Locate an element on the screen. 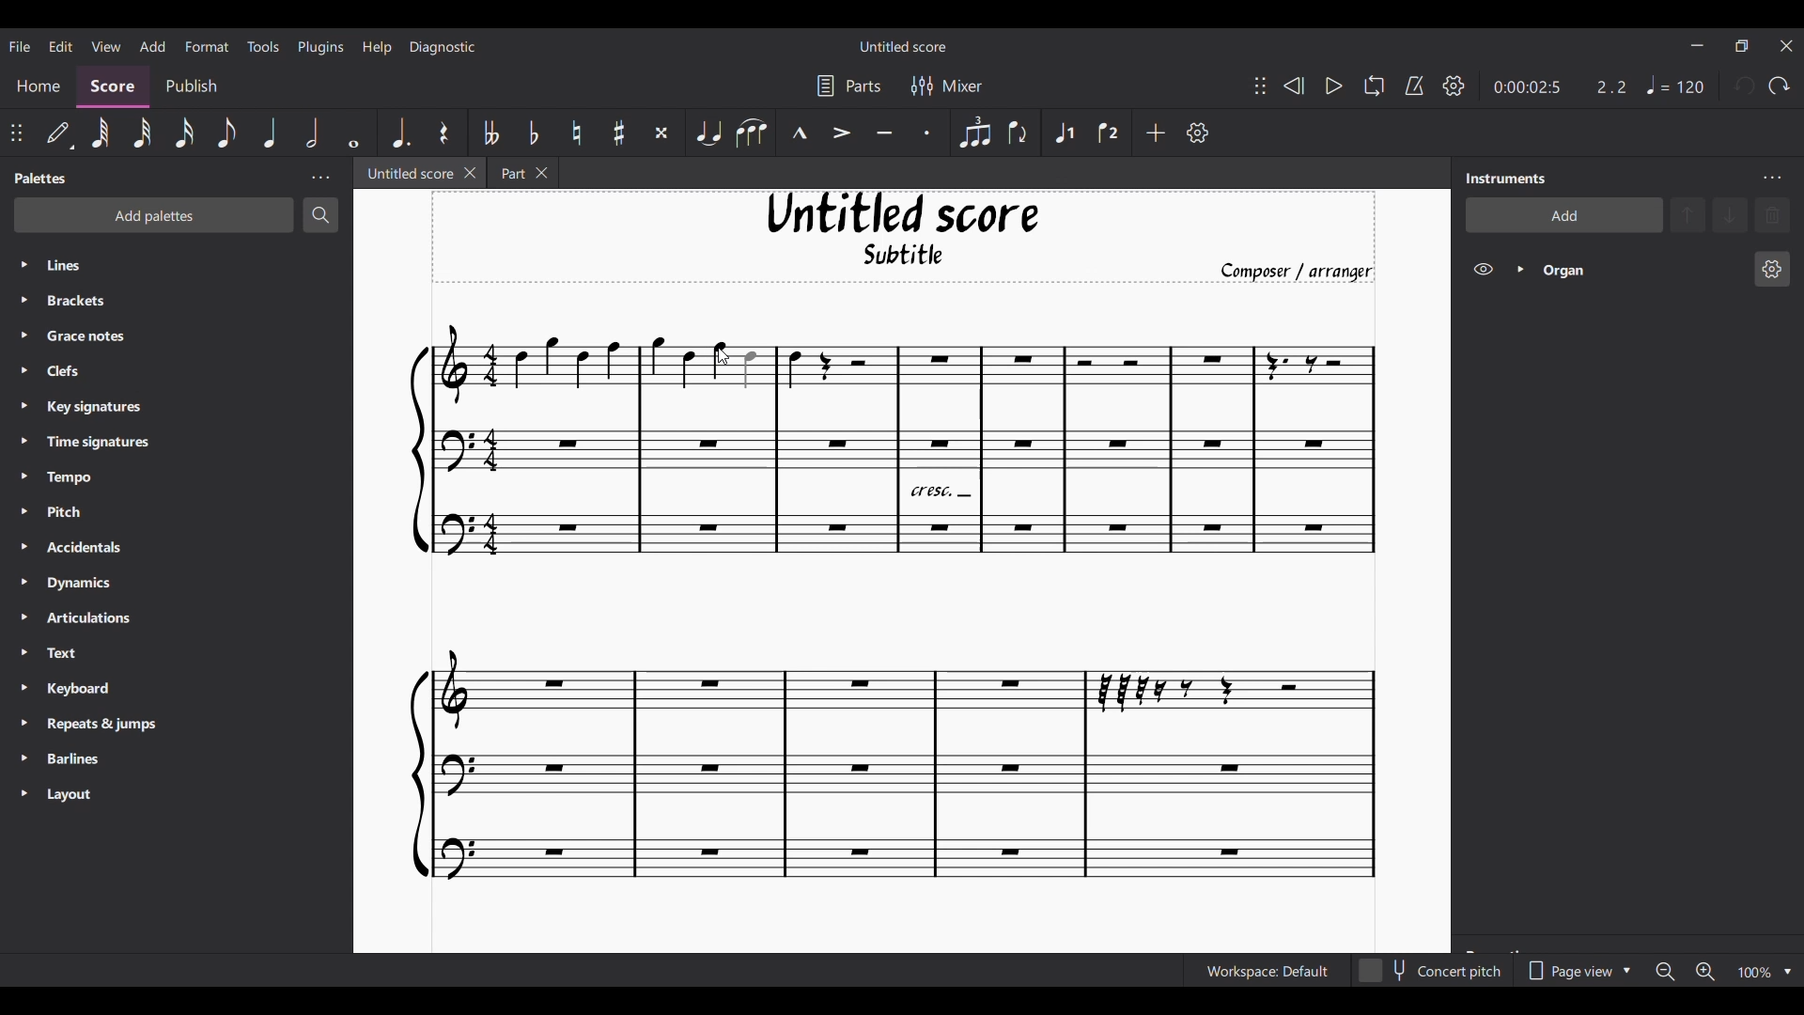 The image size is (1804, 1015). Marcato is located at coordinates (800, 133).